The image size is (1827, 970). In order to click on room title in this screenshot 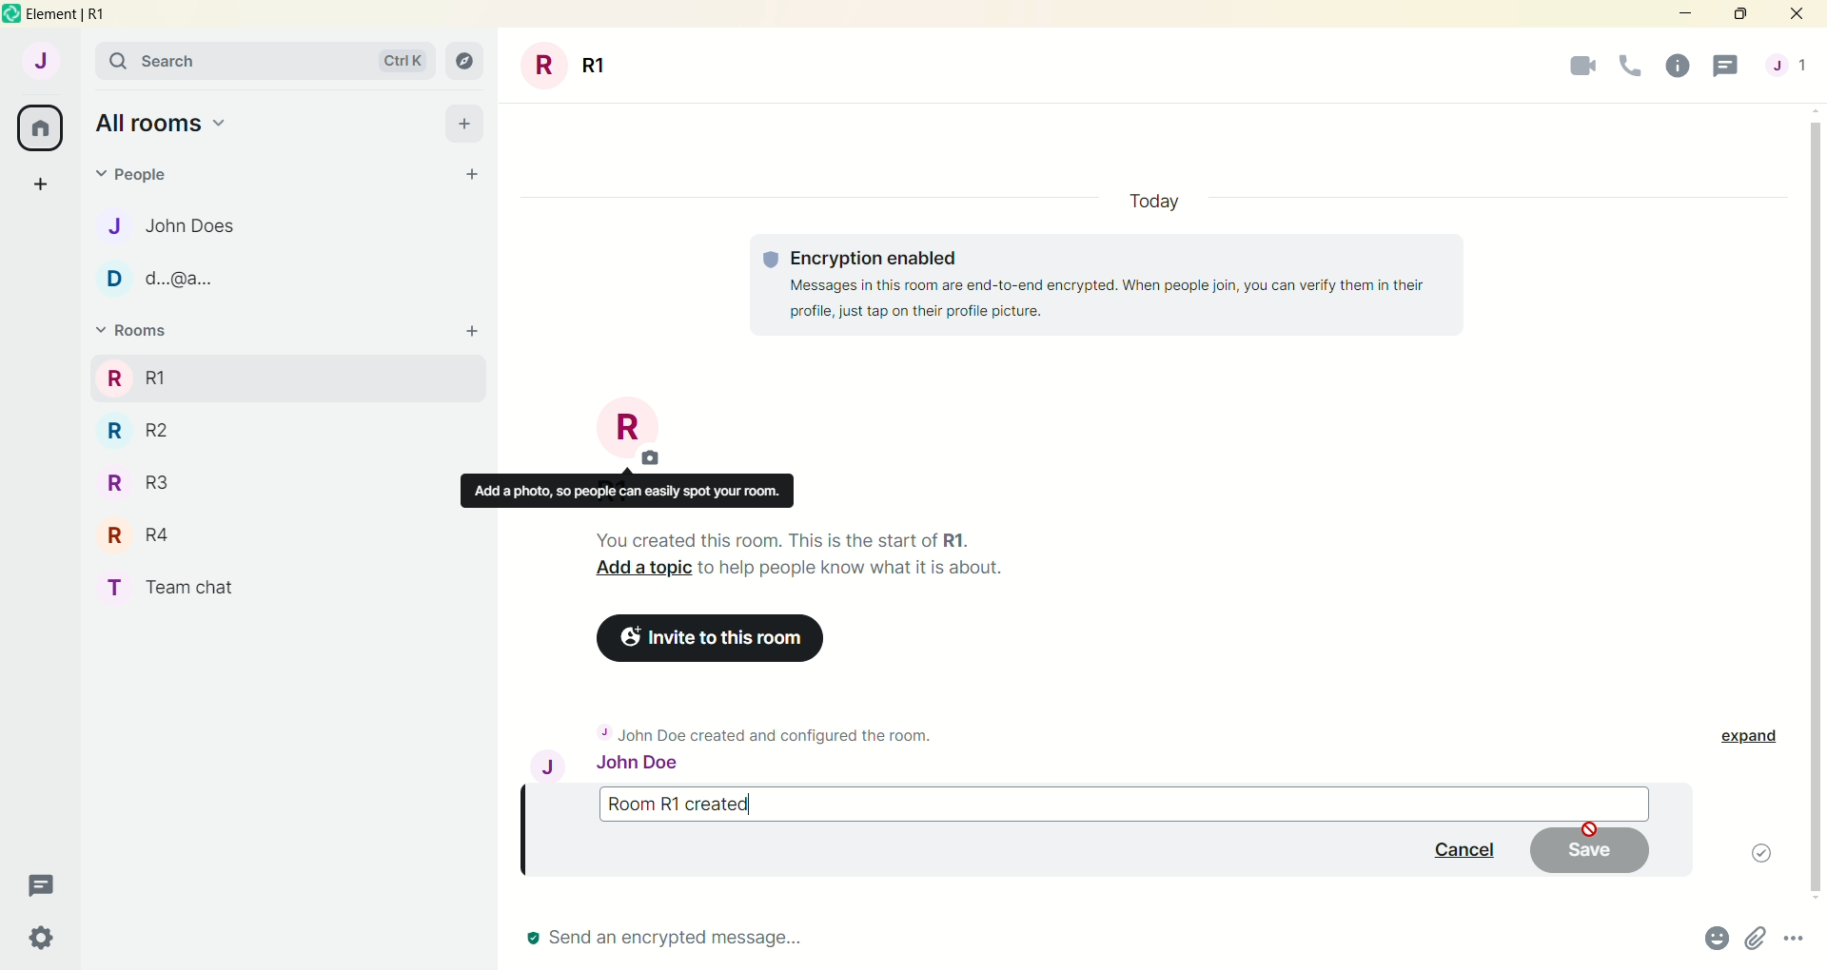, I will do `click(567, 65)`.